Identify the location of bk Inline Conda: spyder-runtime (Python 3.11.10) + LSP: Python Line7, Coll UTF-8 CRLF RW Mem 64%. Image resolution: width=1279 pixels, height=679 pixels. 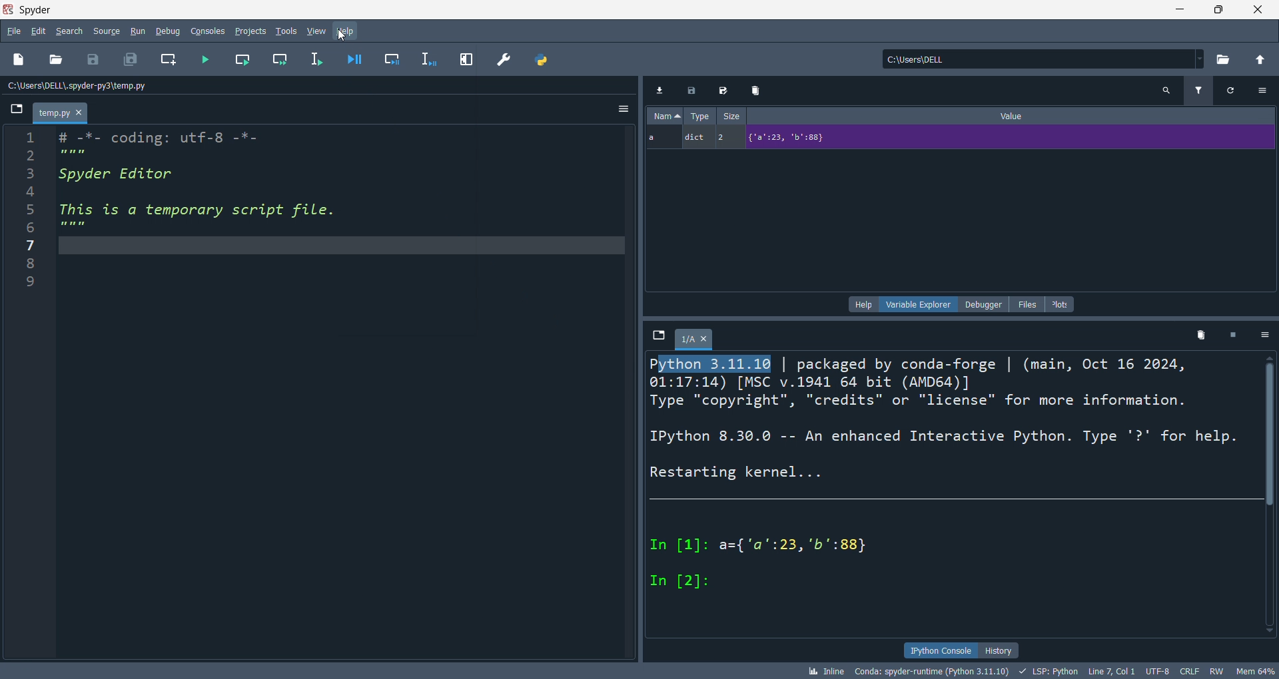
(1040, 670).